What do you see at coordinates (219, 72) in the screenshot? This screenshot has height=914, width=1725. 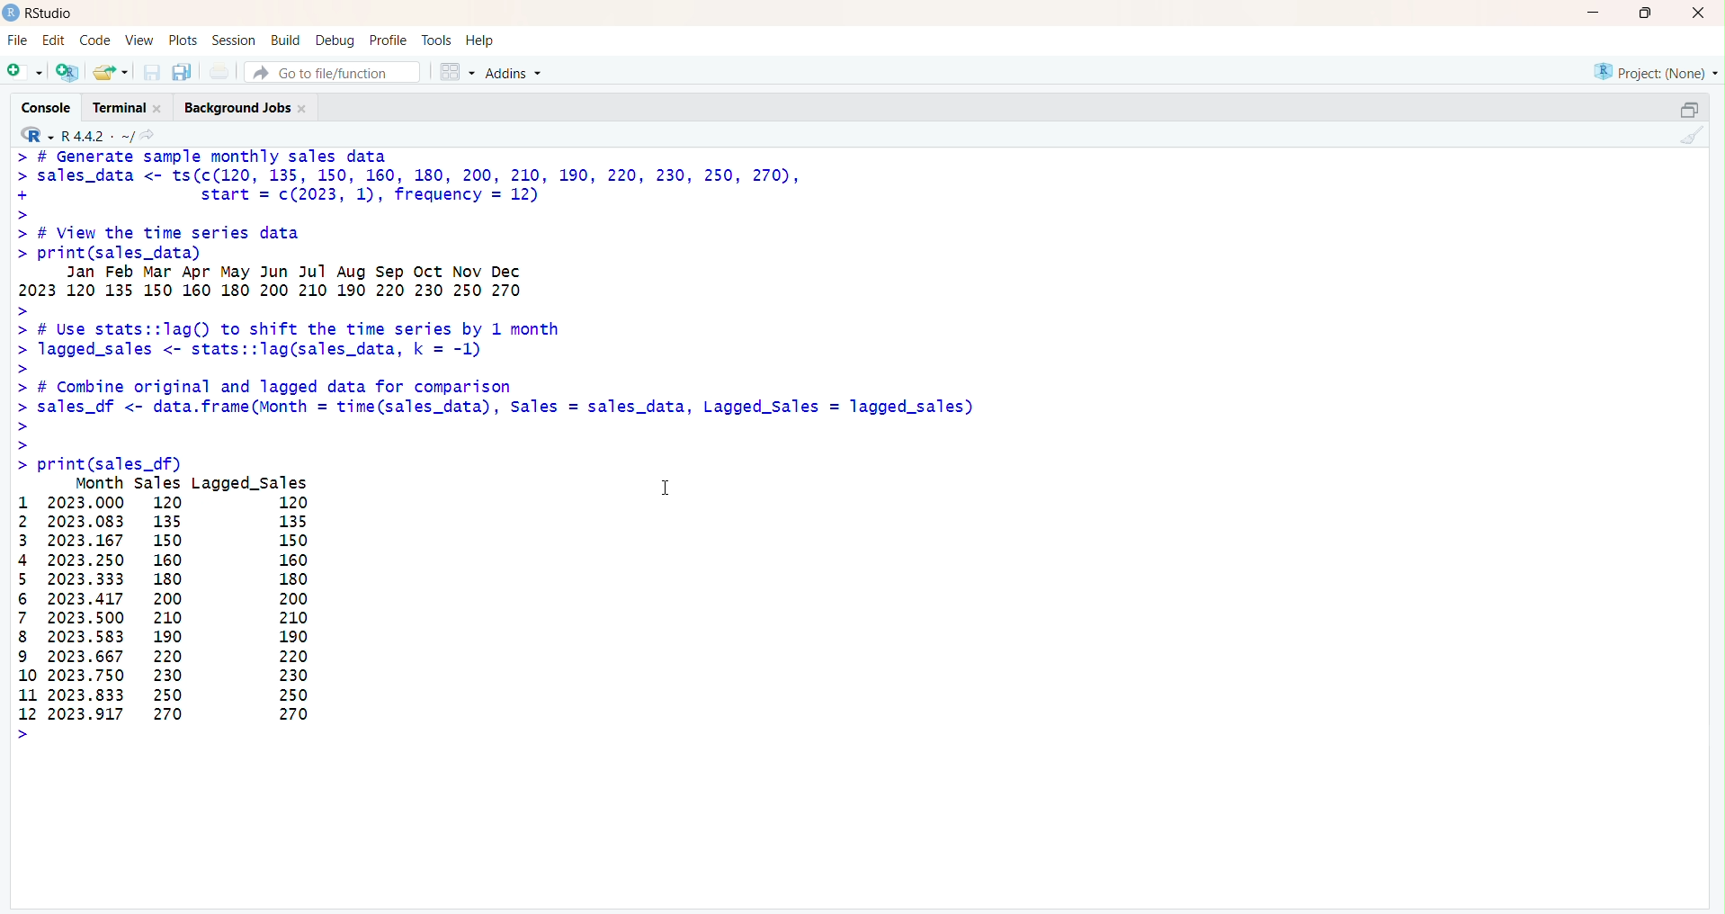 I see `print the current file` at bounding box center [219, 72].